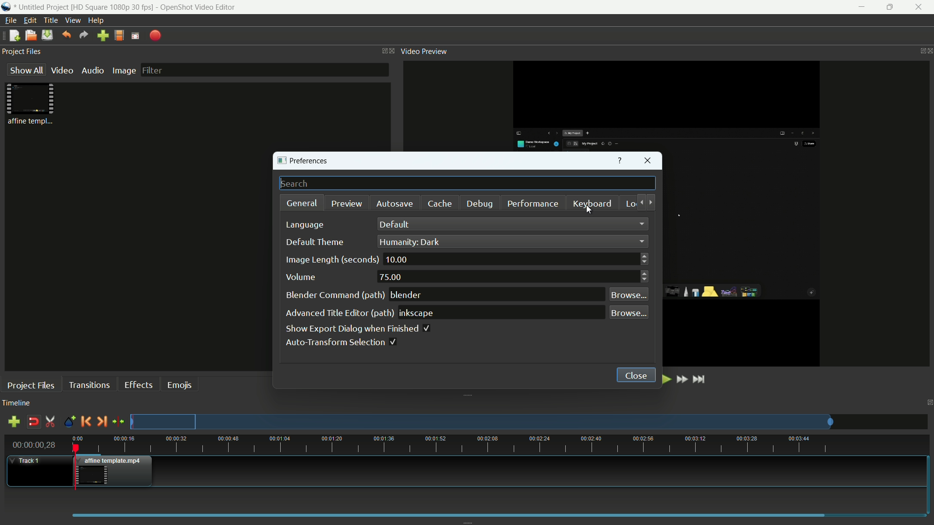  Describe the element at coordinates (390, 51) in the screenshot. I see `close project files` at that location.